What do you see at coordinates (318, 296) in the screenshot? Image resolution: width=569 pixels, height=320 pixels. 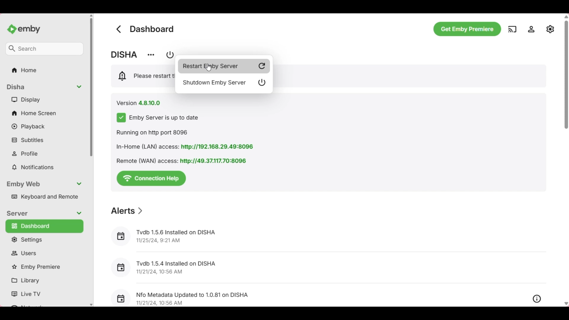 I see `Recent alert` at bounding box center [318, 296].